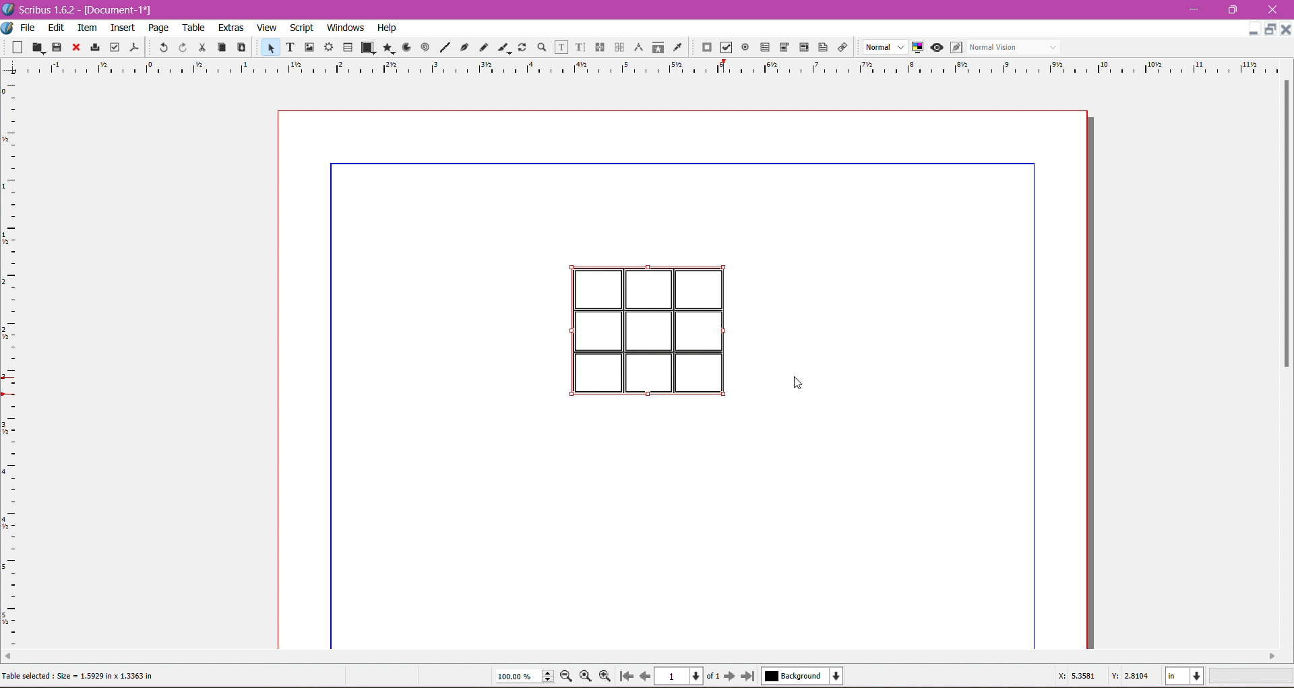  I want to click on scroll bar, so click(641, 658).